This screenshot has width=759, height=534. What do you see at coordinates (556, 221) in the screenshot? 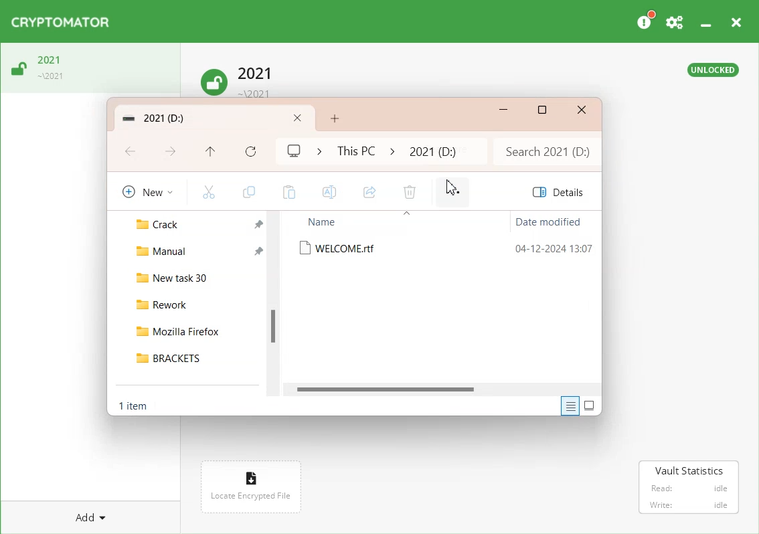
I see `Date modified` at bounding box center [556, 221].